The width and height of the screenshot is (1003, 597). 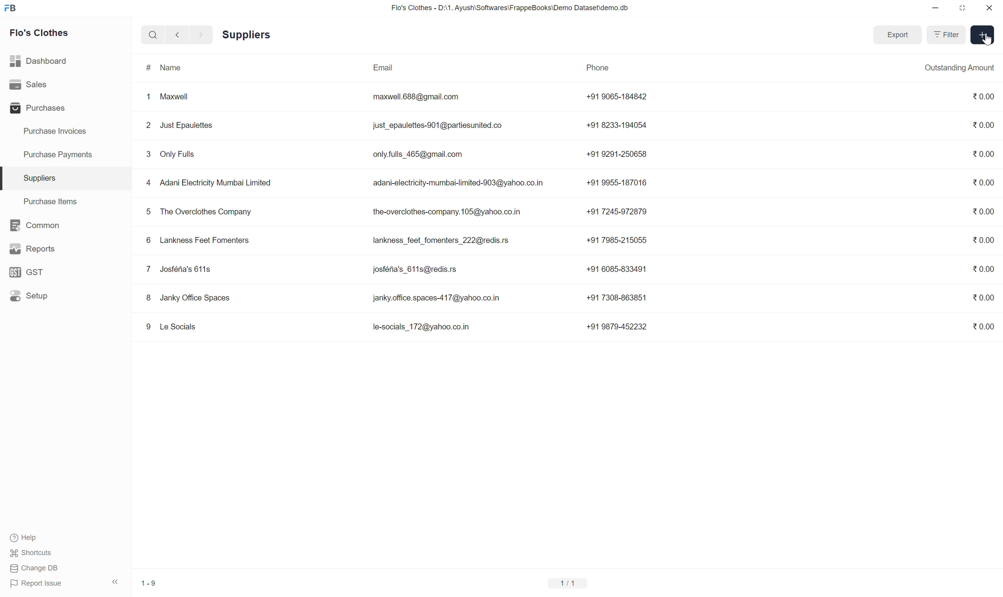 What do you see at coordinates (65, 108) in the screenshot?
I see `Purchases` at bounding box center [65, 108].